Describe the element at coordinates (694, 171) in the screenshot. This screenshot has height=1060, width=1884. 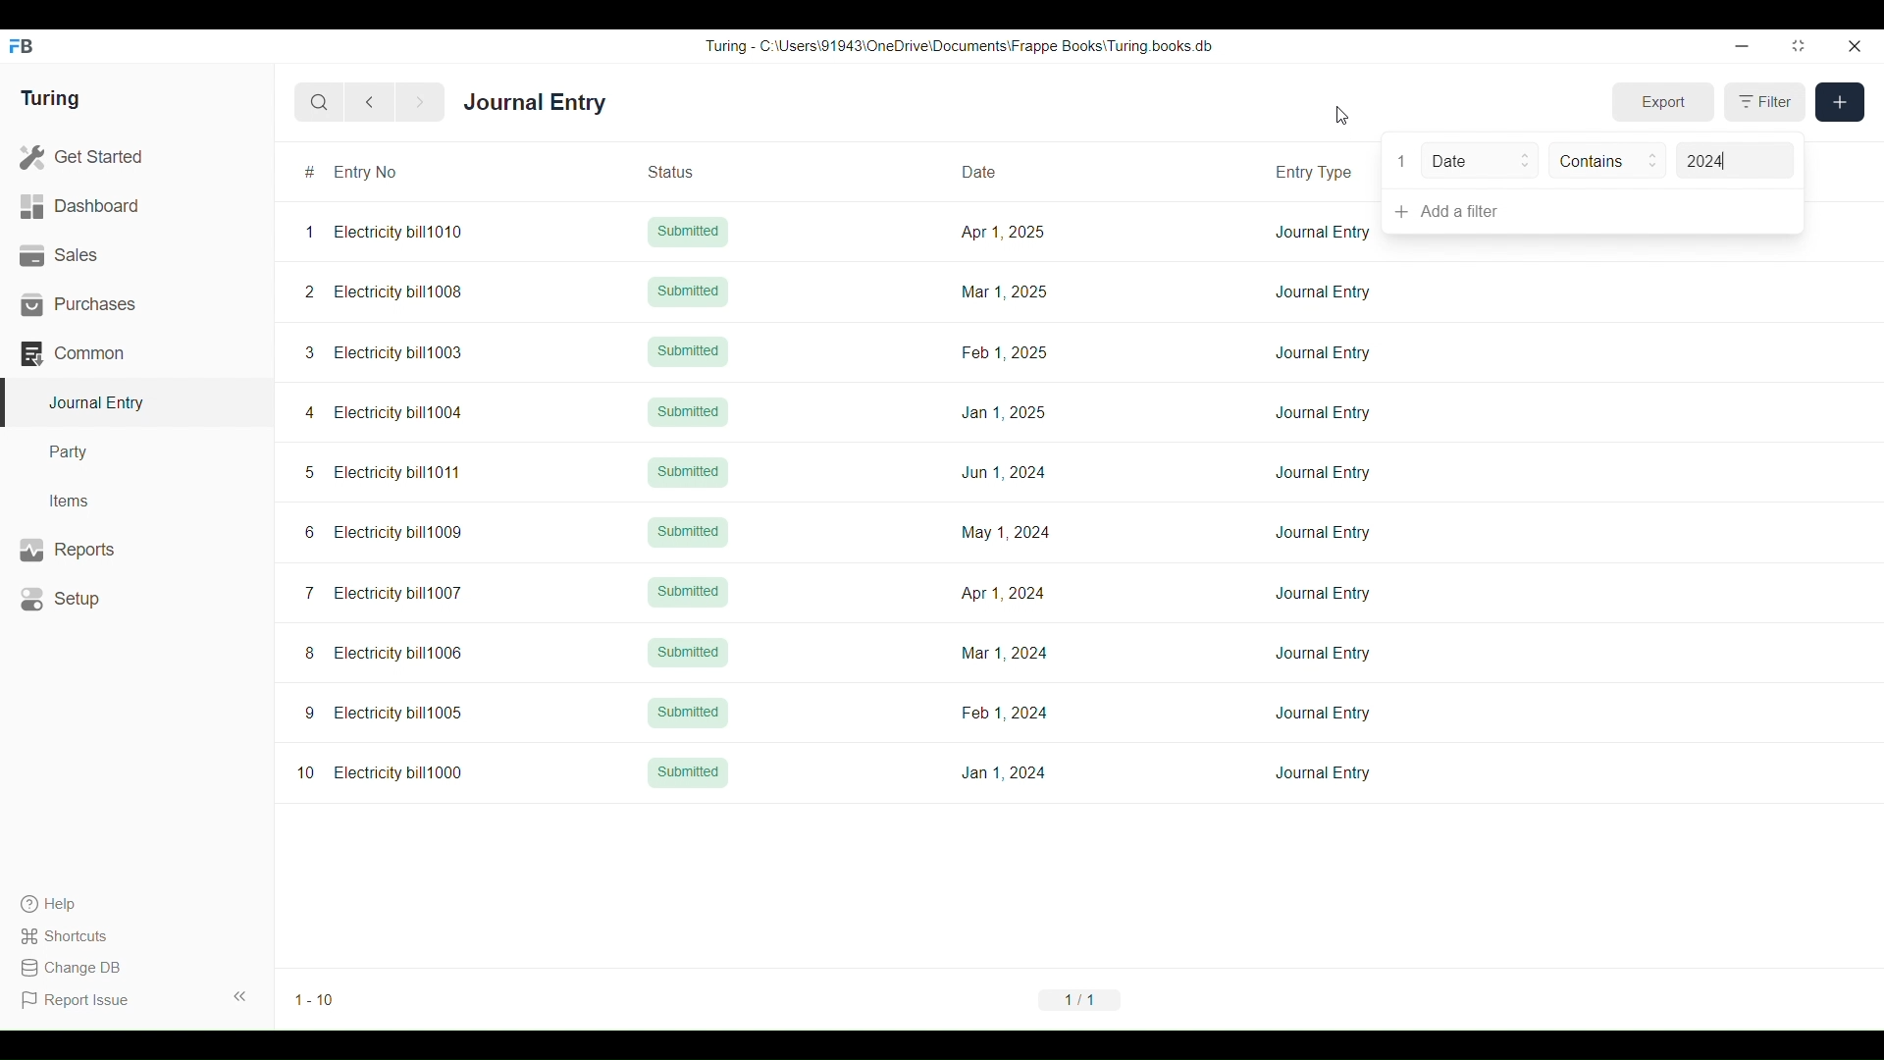
I see `Status` at that location.